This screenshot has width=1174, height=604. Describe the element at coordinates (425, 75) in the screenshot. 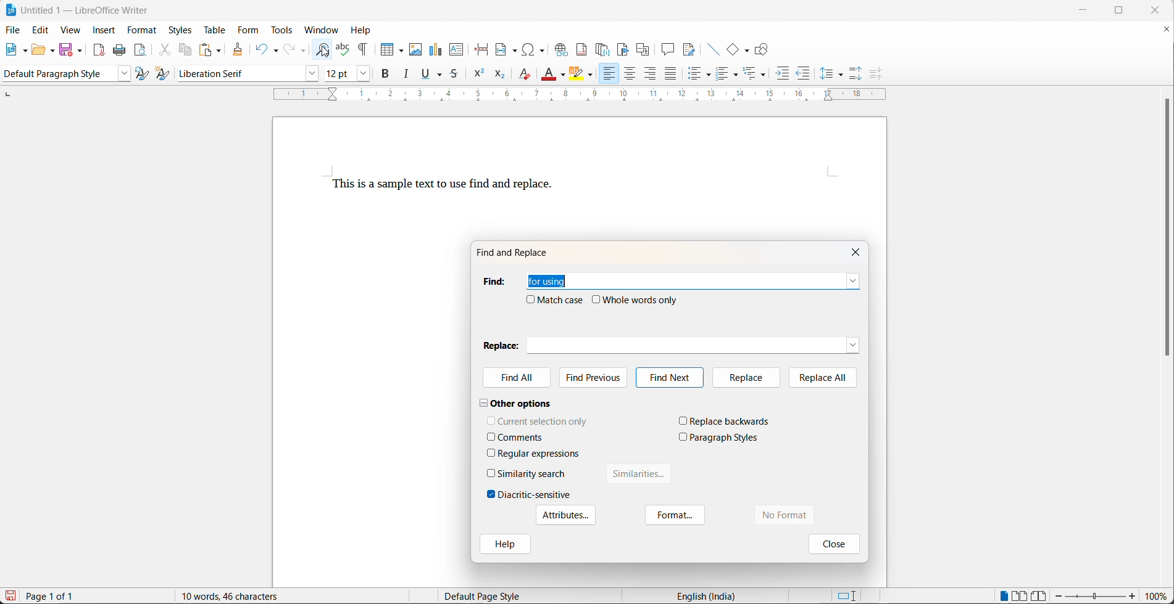

I see `underline` at that location.